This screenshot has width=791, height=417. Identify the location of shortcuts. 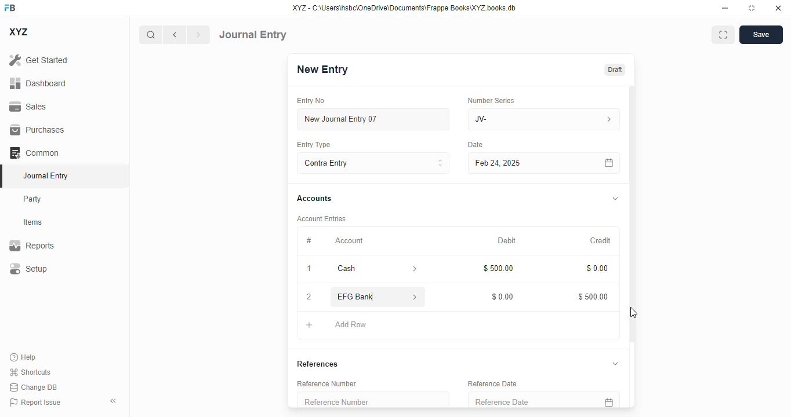
(30, 372).